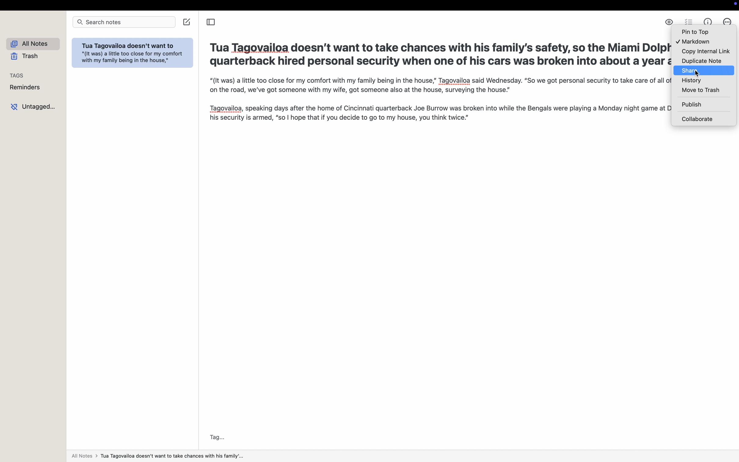 This screenshot has height=462, width=739. I want to click on click on more options, so click(729, 20).